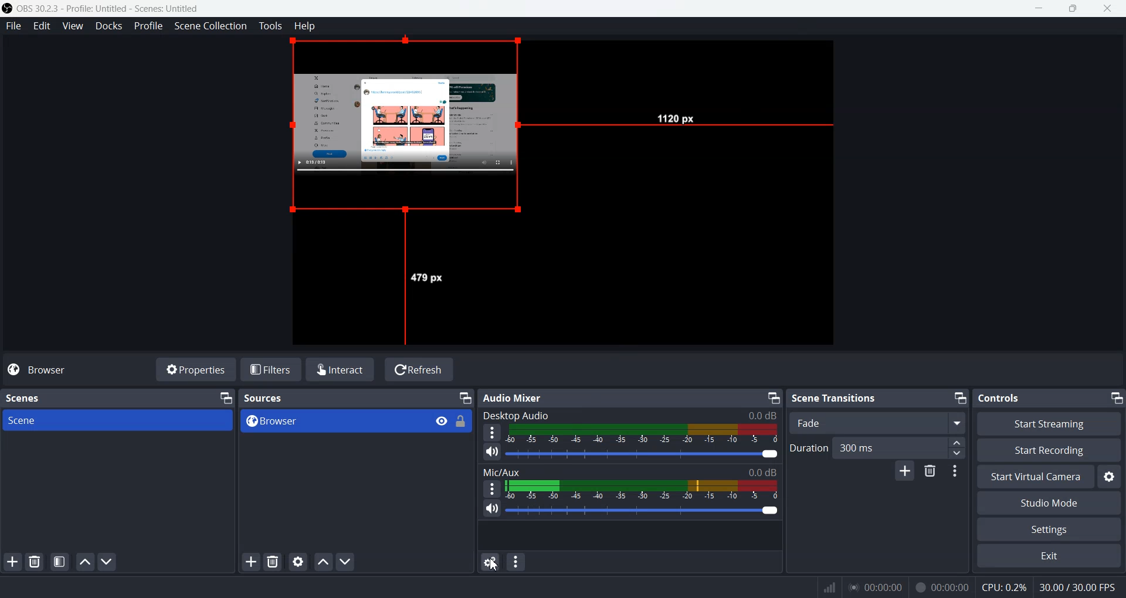 Image resolution: width=1126 pixels, height=598 pixels. Describe the element at coordinates (305, 25) in the screenshot. I see `Help` at that location.